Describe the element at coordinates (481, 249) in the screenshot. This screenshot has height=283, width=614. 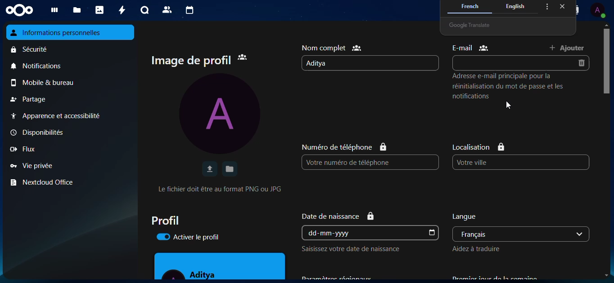
I see `Aidez a traduire` at that location.